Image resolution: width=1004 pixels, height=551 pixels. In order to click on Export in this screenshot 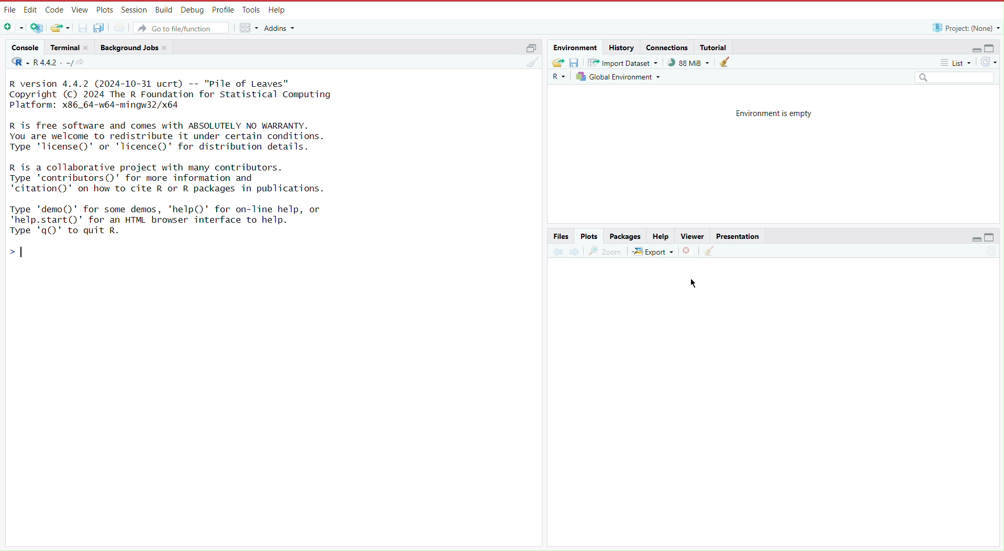, I will do `click(654, 249)`.